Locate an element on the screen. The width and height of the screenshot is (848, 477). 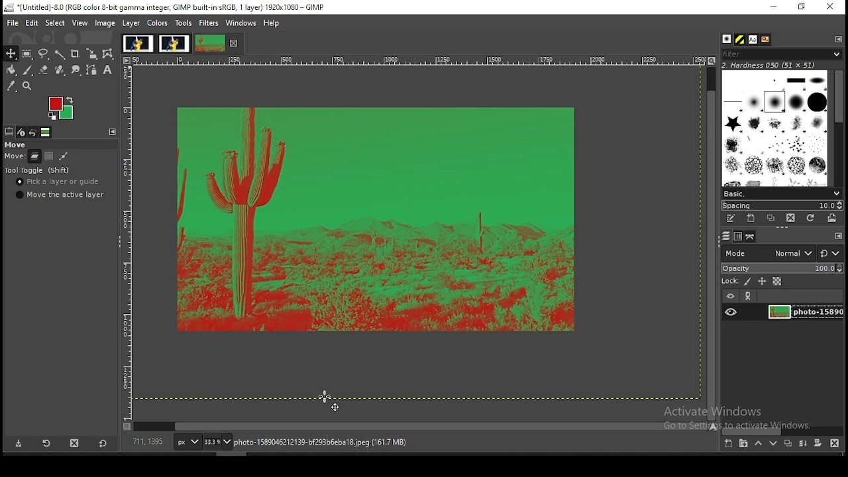
move is located at coordinates (14, 157).